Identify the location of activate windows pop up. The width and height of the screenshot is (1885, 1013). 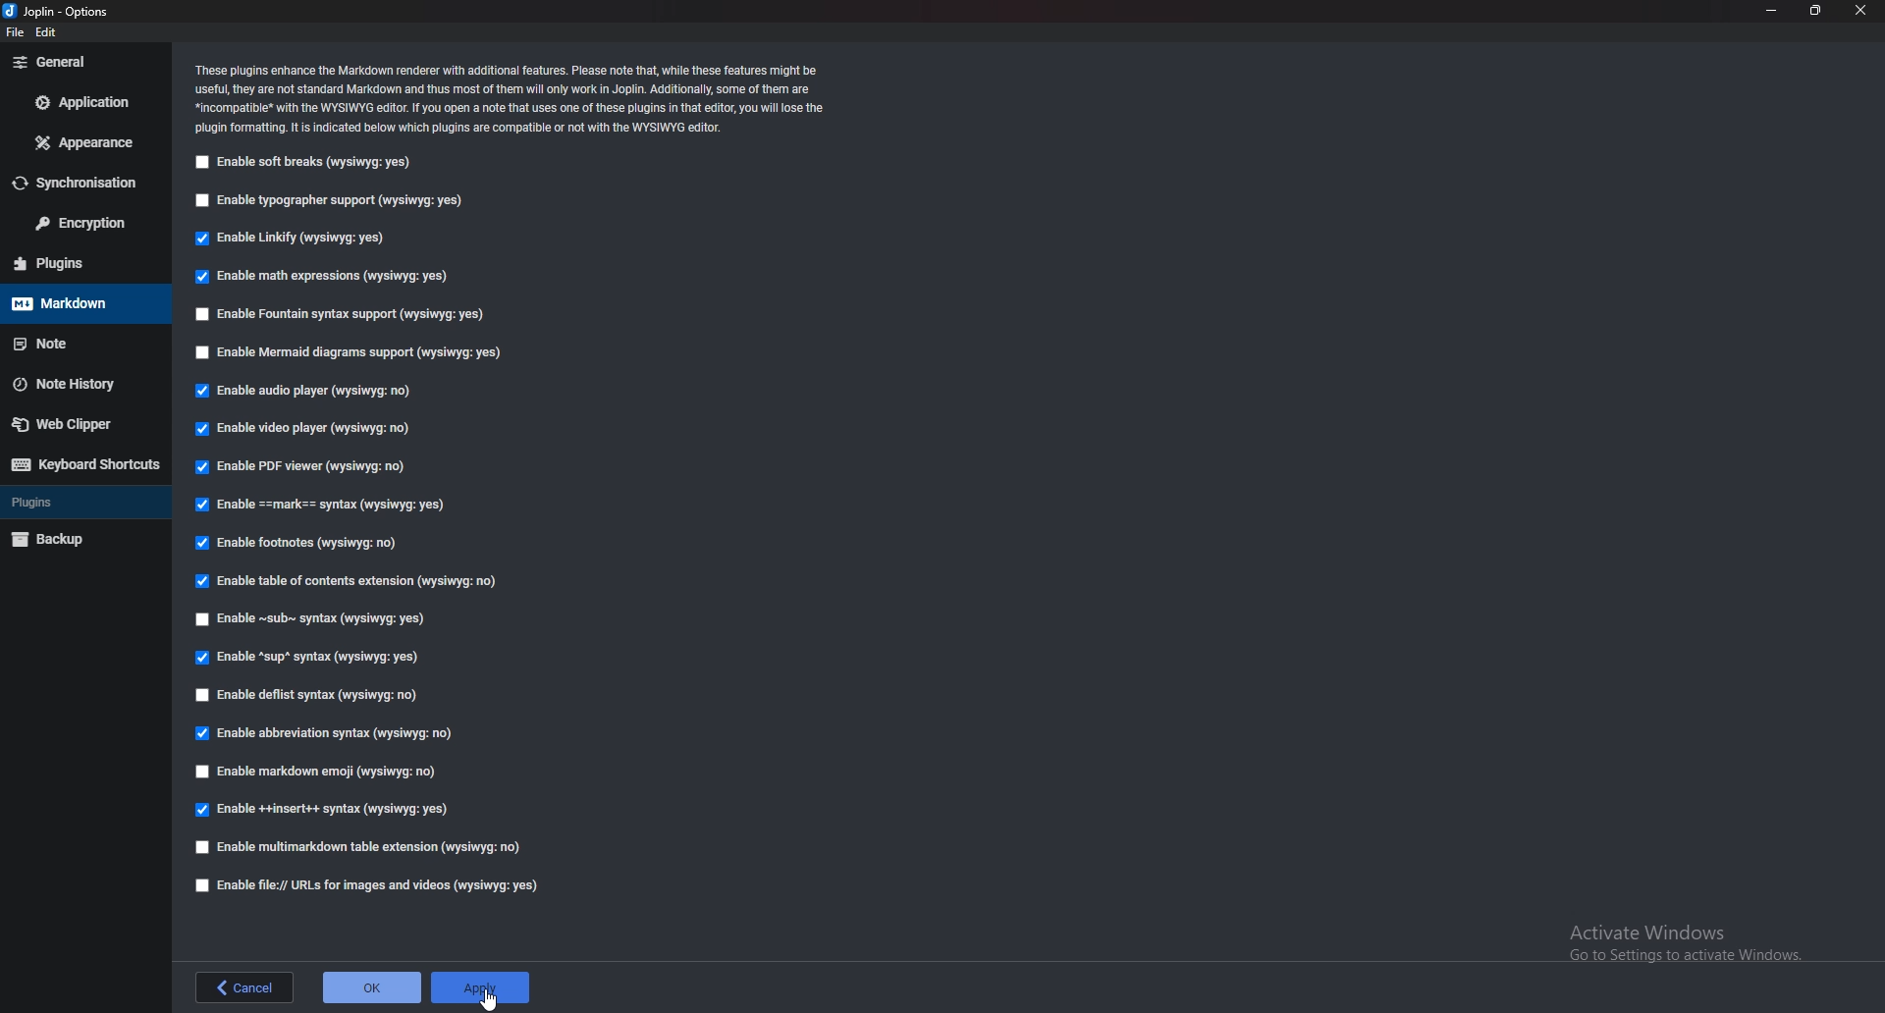
(1688, 947).